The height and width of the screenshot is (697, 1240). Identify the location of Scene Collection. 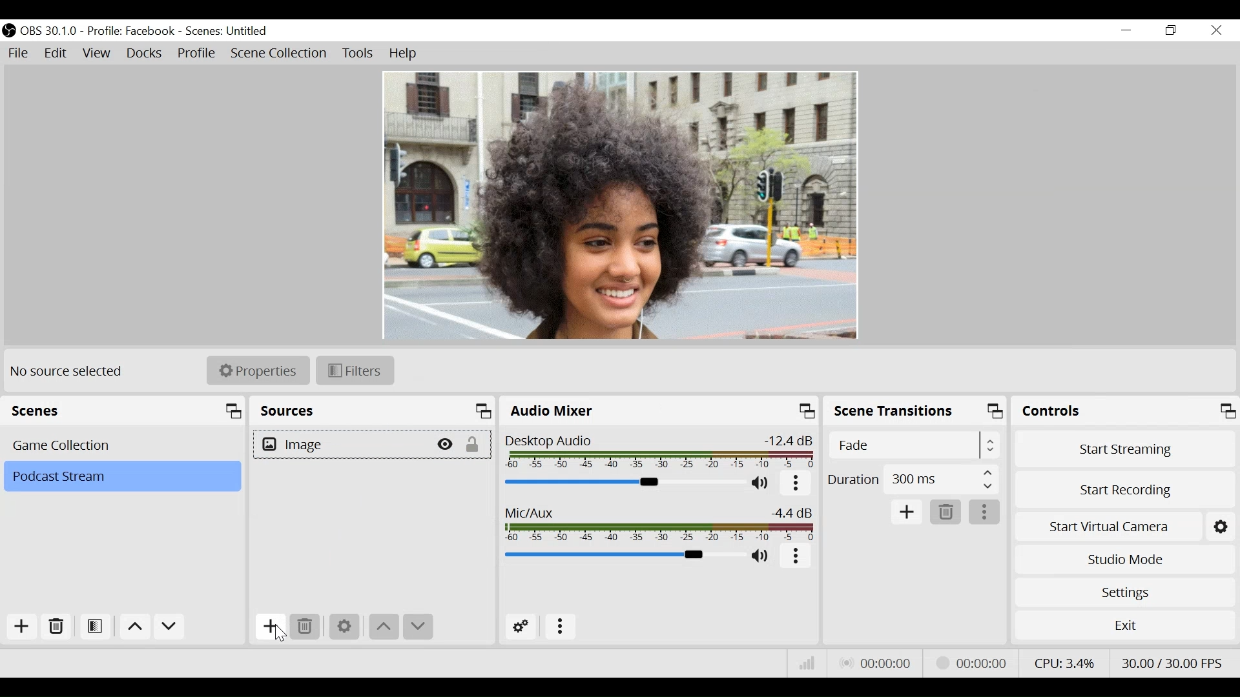
(280, 54).